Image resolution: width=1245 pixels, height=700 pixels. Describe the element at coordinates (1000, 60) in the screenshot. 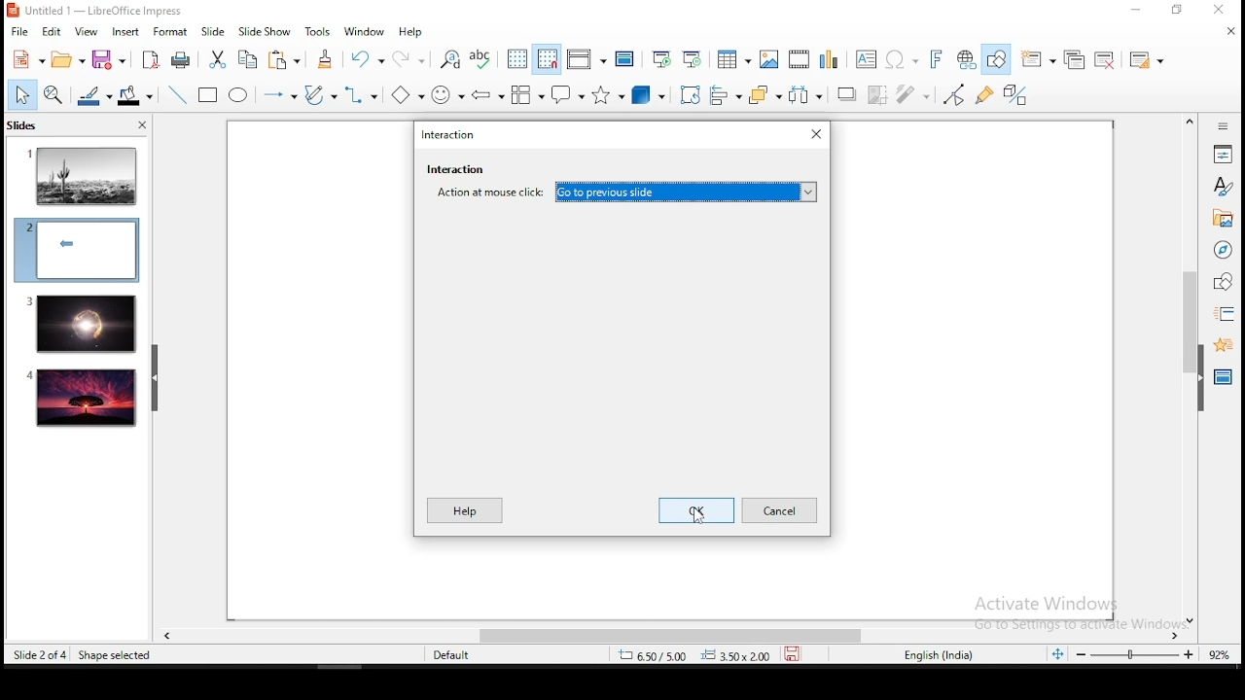

I see `show draw functions` at that location.